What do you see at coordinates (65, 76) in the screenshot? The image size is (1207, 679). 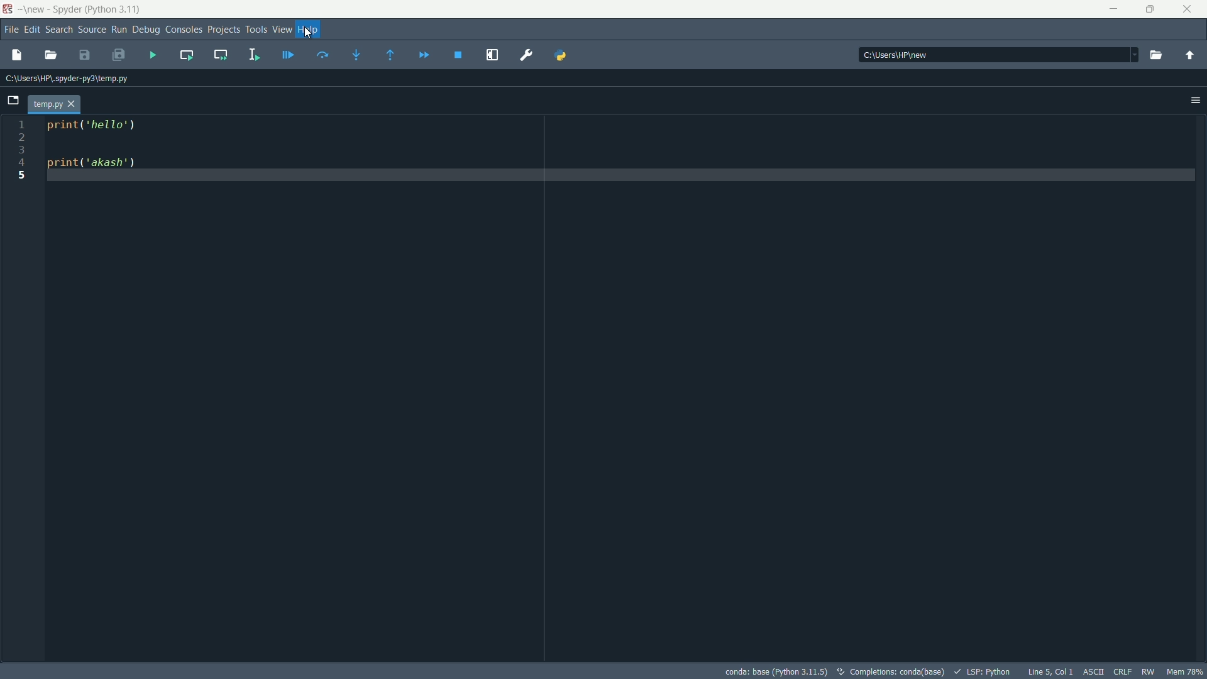 I see `current path` at bounding box center [65, 76].